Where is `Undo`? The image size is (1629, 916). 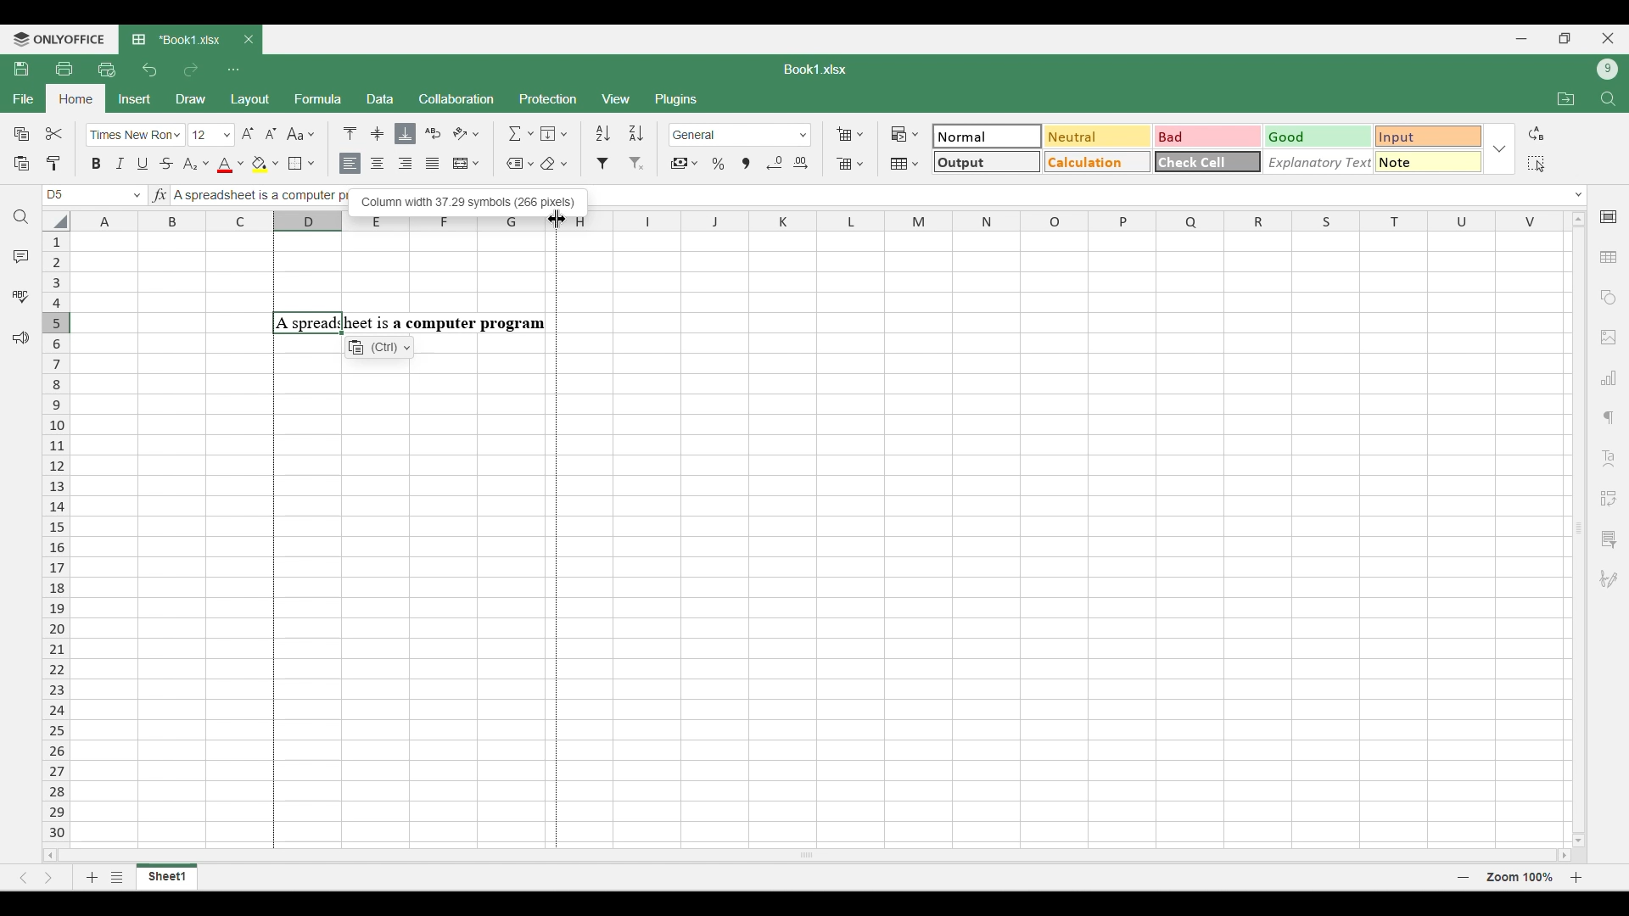
Undo is located at coordinates (149, 70).